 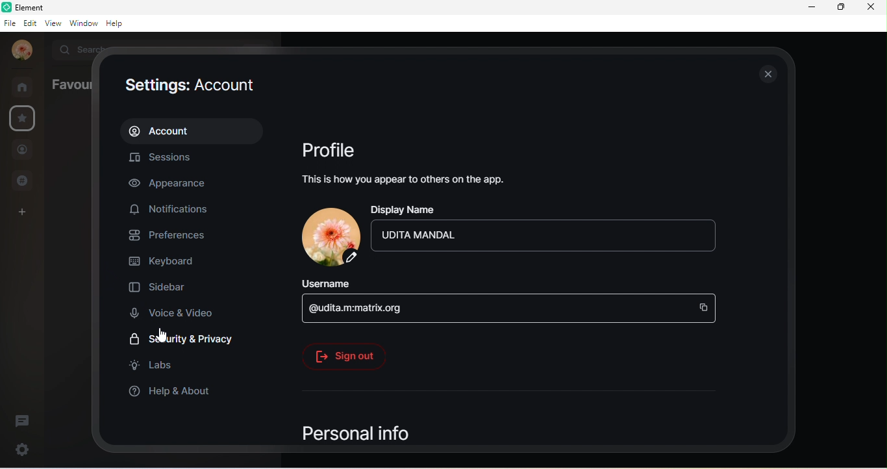 What do you see at coordinates (9, 23) in the screenshot?
I see `file` at bounding box center [9, 23].